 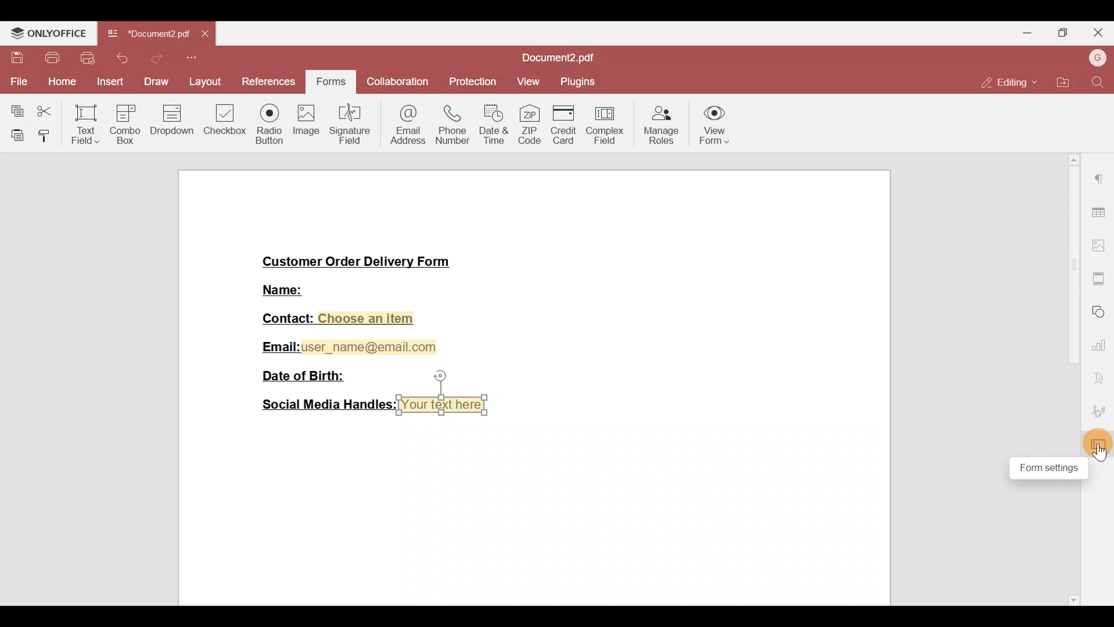 I want to click on Collaboration, so click(x=399, y=83).